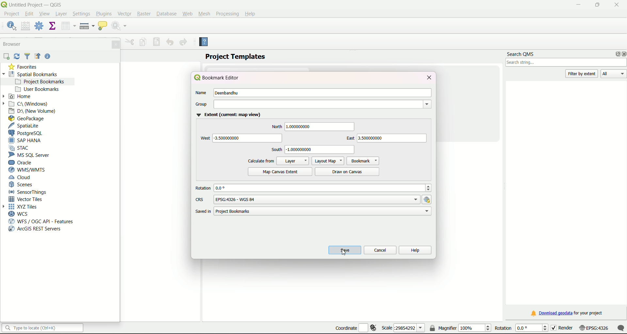  Describe the element at coordinates (428, 199) in the screenshot. I see `hyperlink` at that location.